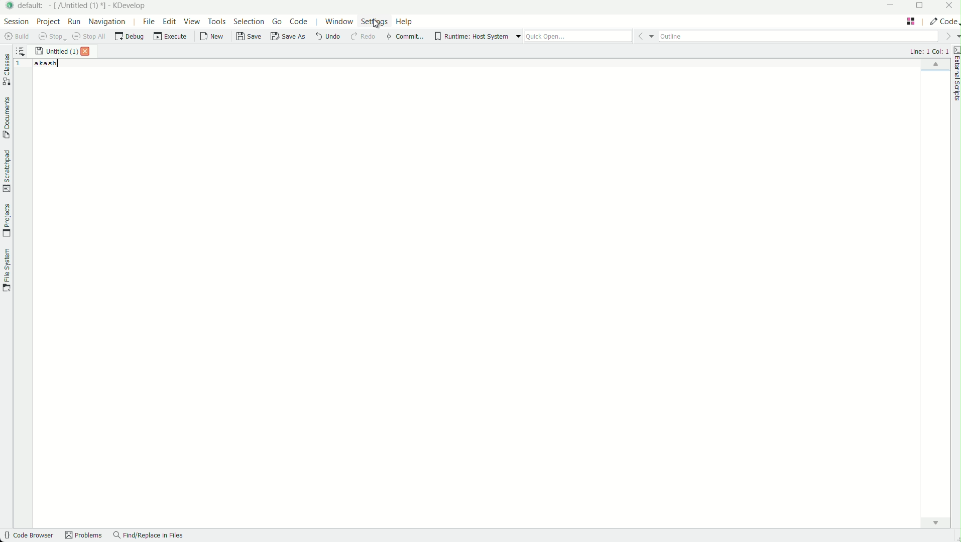  I want to click on close app, so click(949, 7).